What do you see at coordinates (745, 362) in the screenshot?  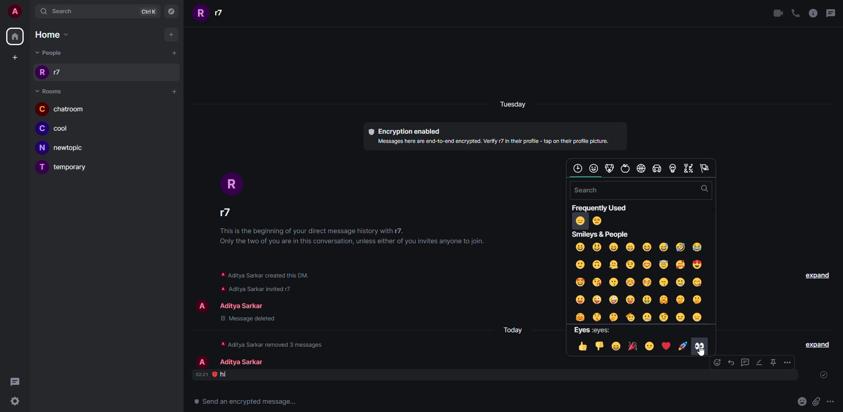 I see `thread` at bounding box center [745, 362].